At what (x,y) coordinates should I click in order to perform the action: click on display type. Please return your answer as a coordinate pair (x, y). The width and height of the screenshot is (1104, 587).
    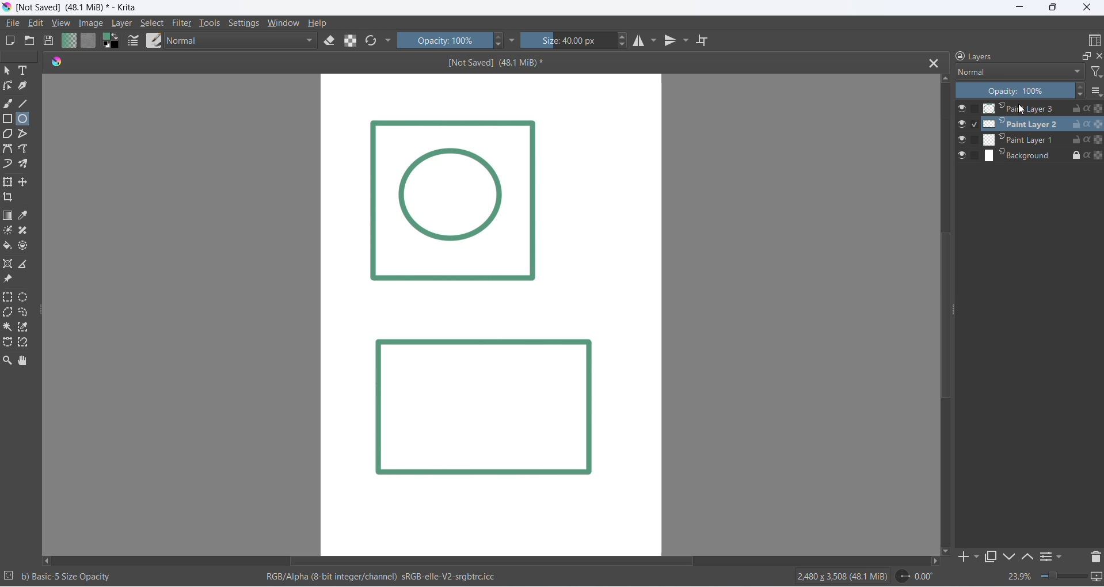
    Looking at the image, I should click on (1092, 39).